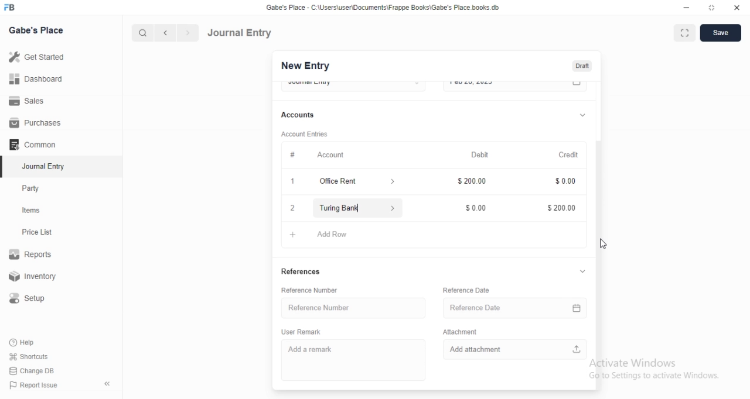  Describe the element at coordinates (471, 208) in the screenshot. I see `$0.00` at that location.